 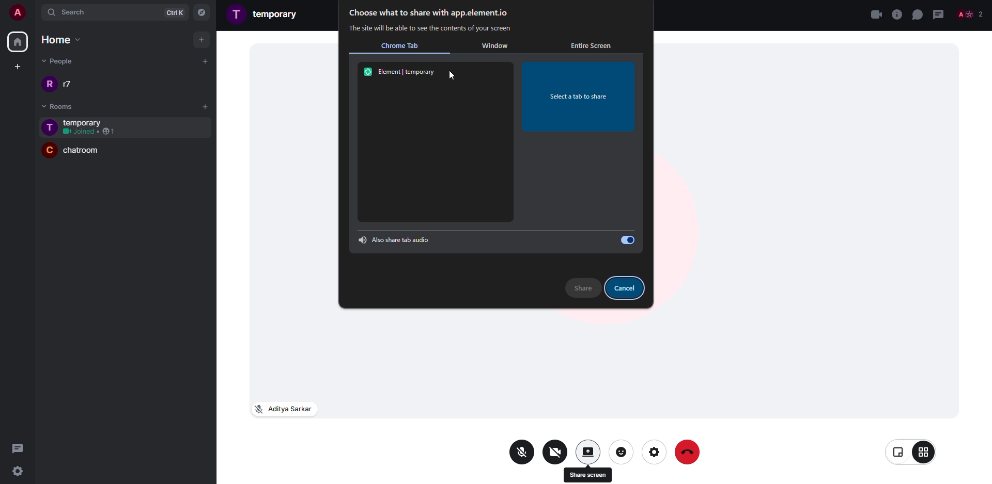 I want to click on share, so click(x=584, y=289).